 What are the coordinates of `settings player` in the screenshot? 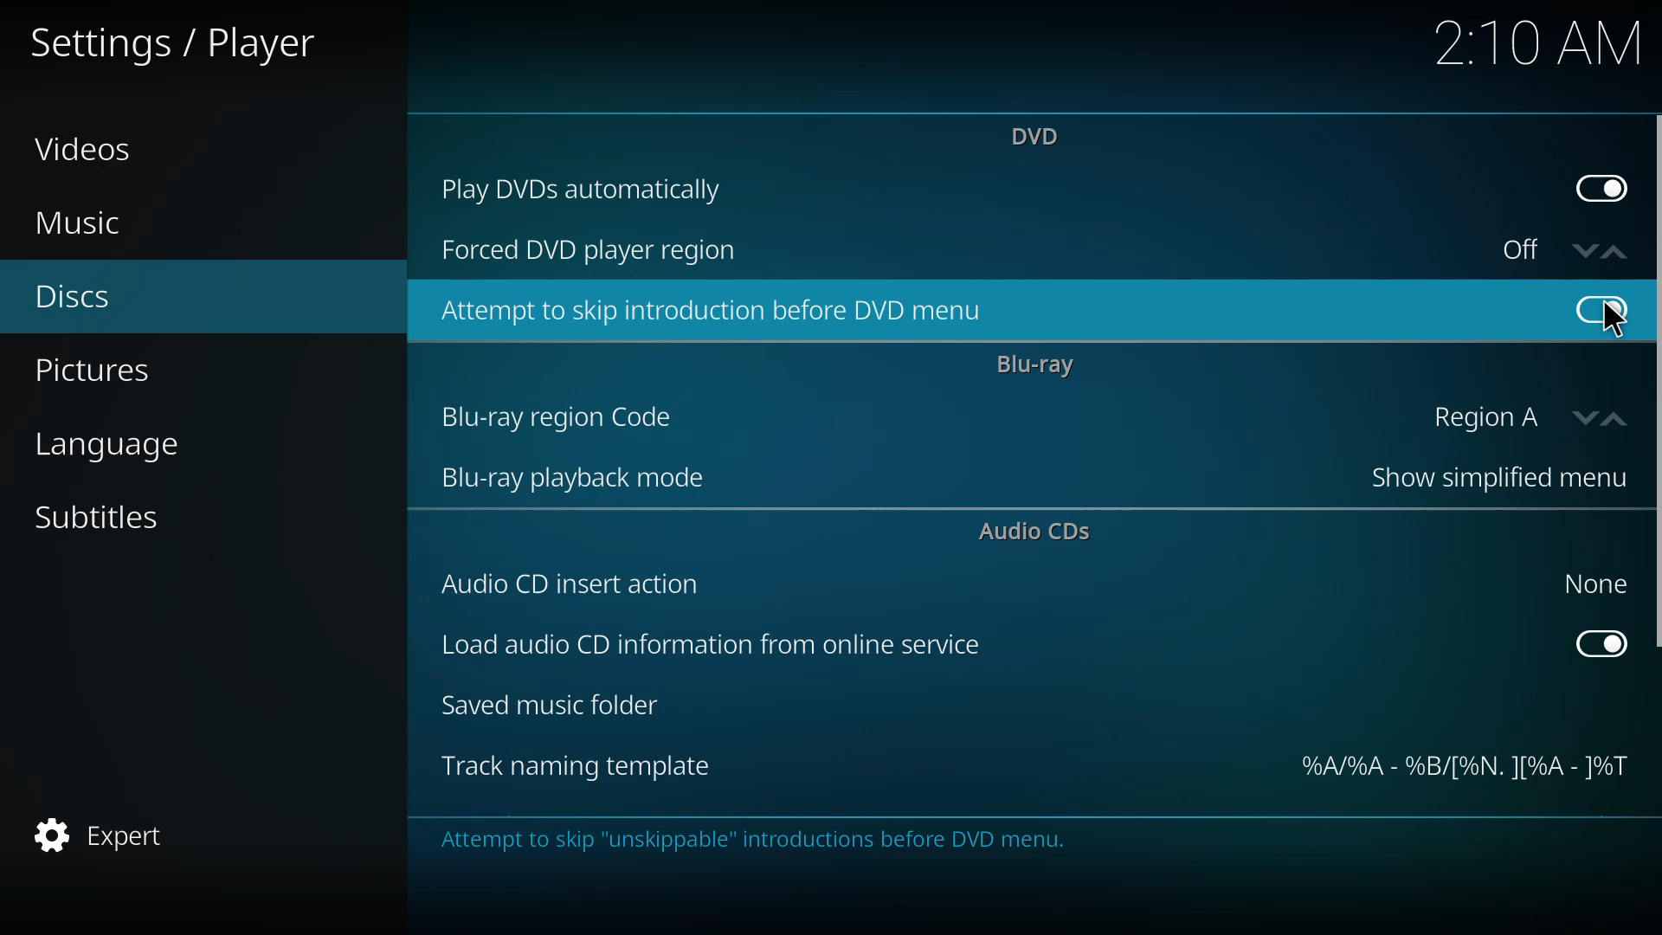 It's located at (177, 42).